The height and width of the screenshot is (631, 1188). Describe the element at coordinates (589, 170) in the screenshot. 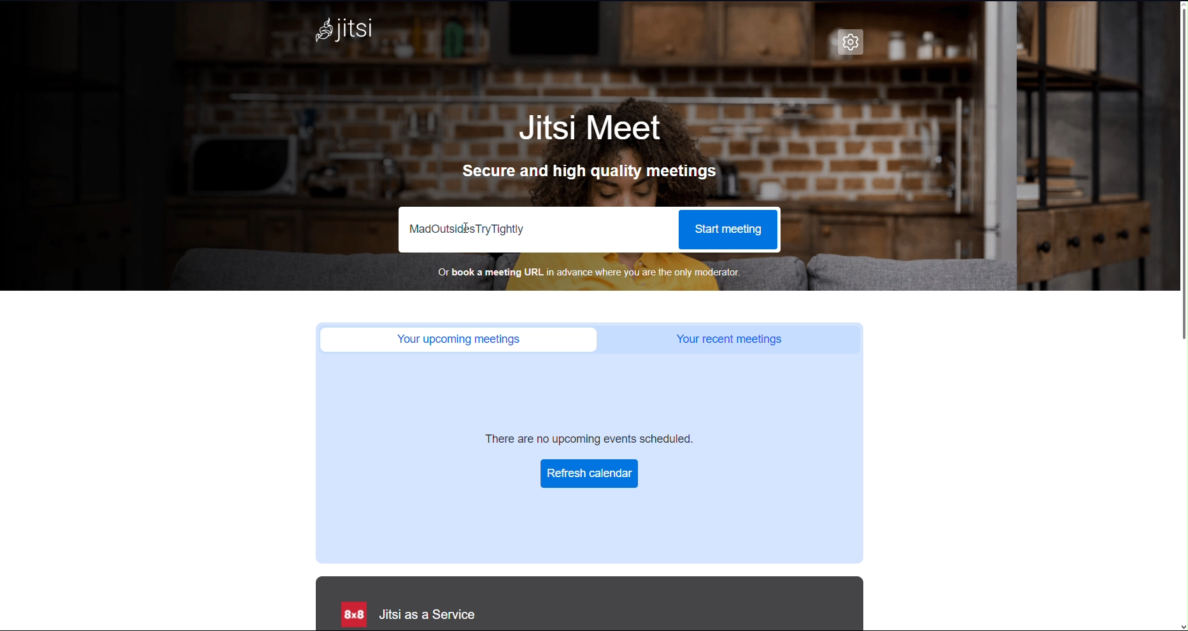

I see `Secure and high quality meetings` at that location.